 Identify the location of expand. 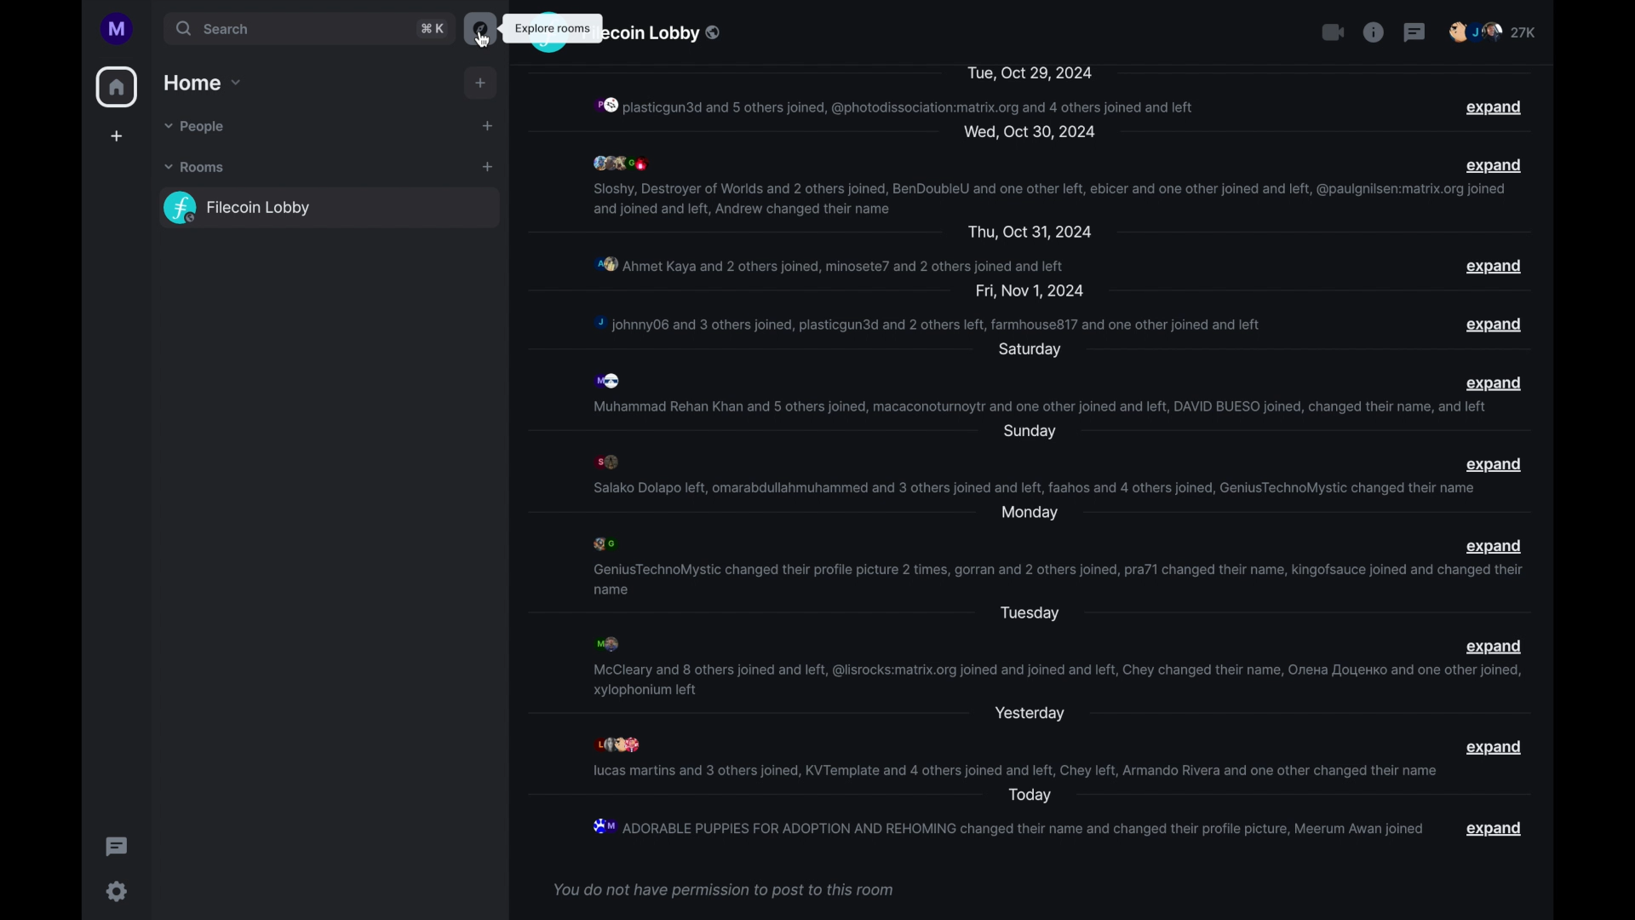
(1493, 267).